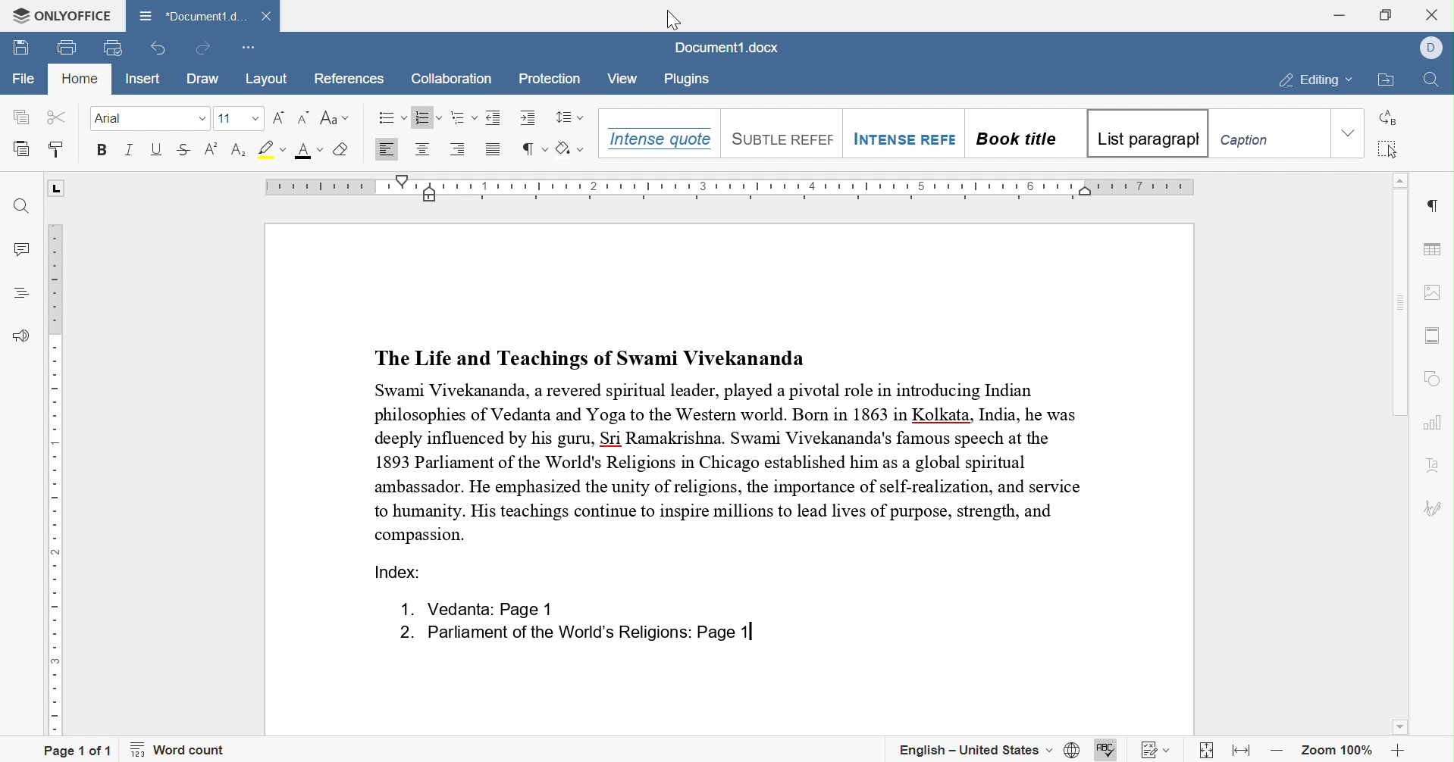 The width and height of the screenshot is (1454, 762). I want to click on replace, so click(1386, 118).